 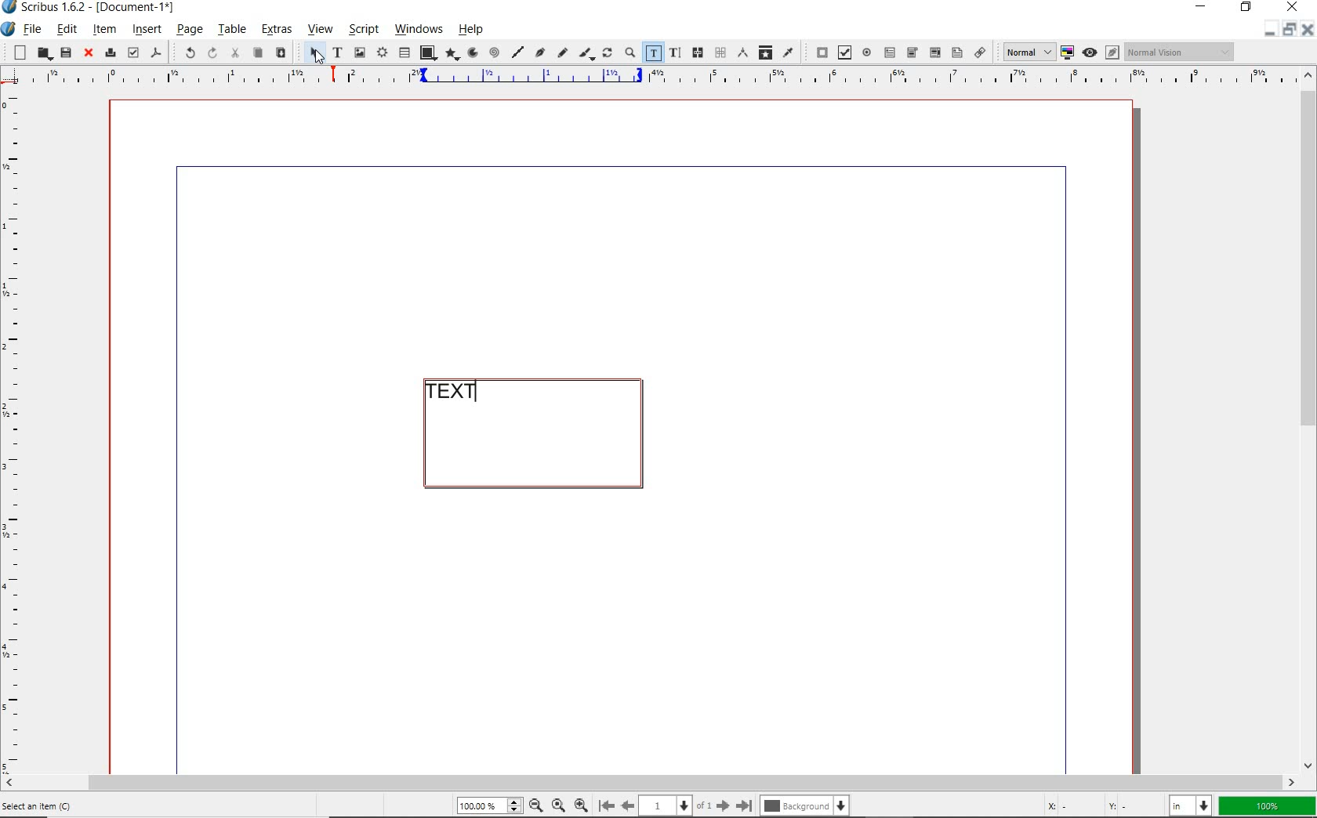 What do you see at coordinates (65, 31) in the screenshot?
I see `edit` at bounding box center [65, 31].